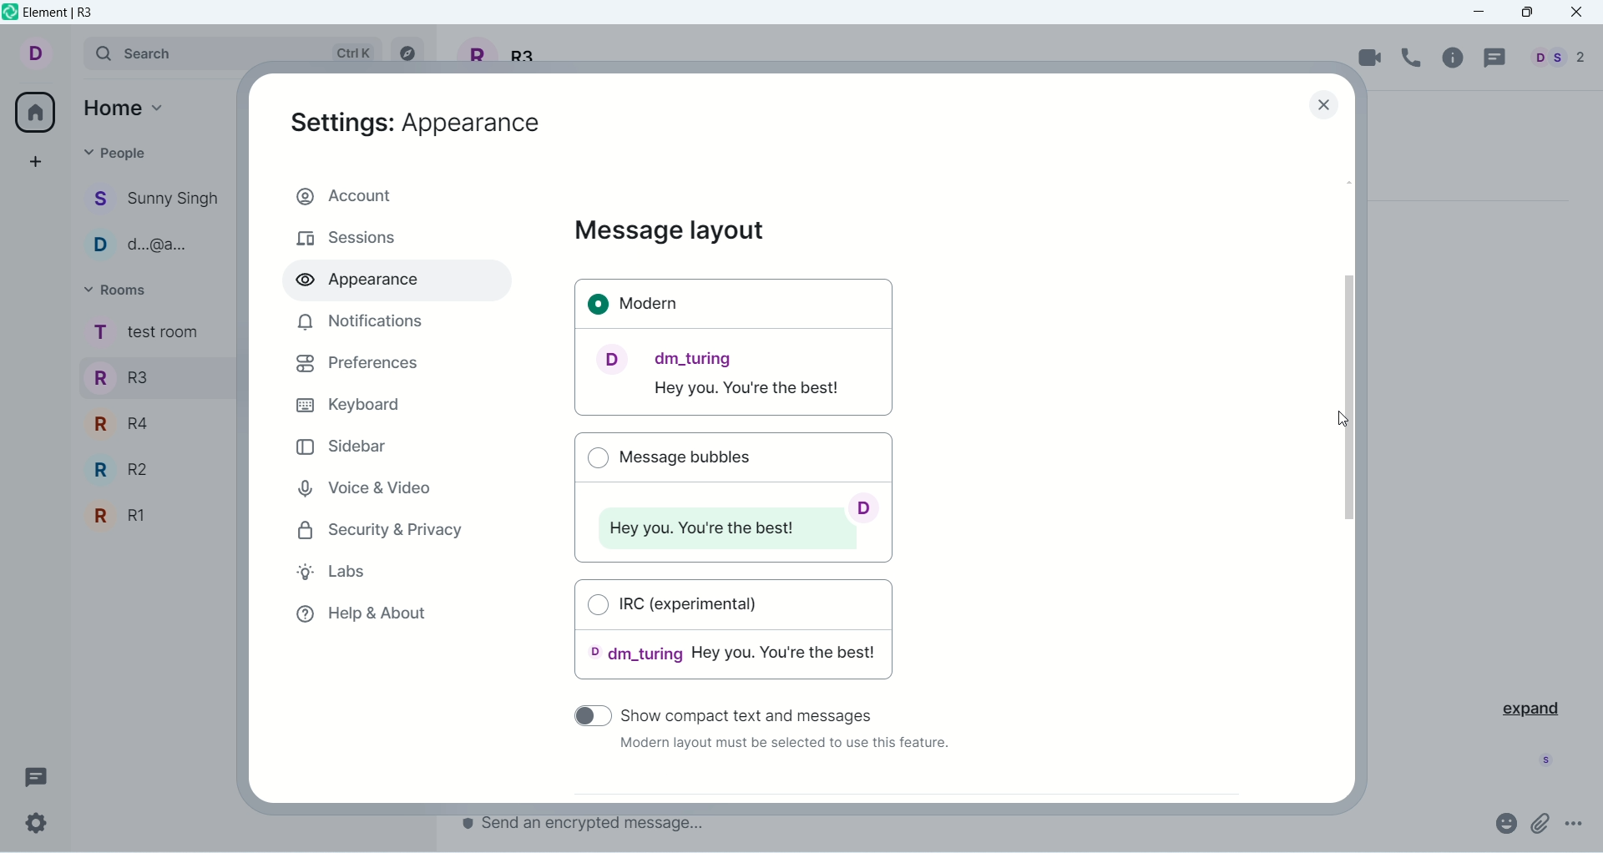 The image size is (1603, 853). Describe the element at coordinates (362, 486) in the screenshot. I see `voice and video` at that location.